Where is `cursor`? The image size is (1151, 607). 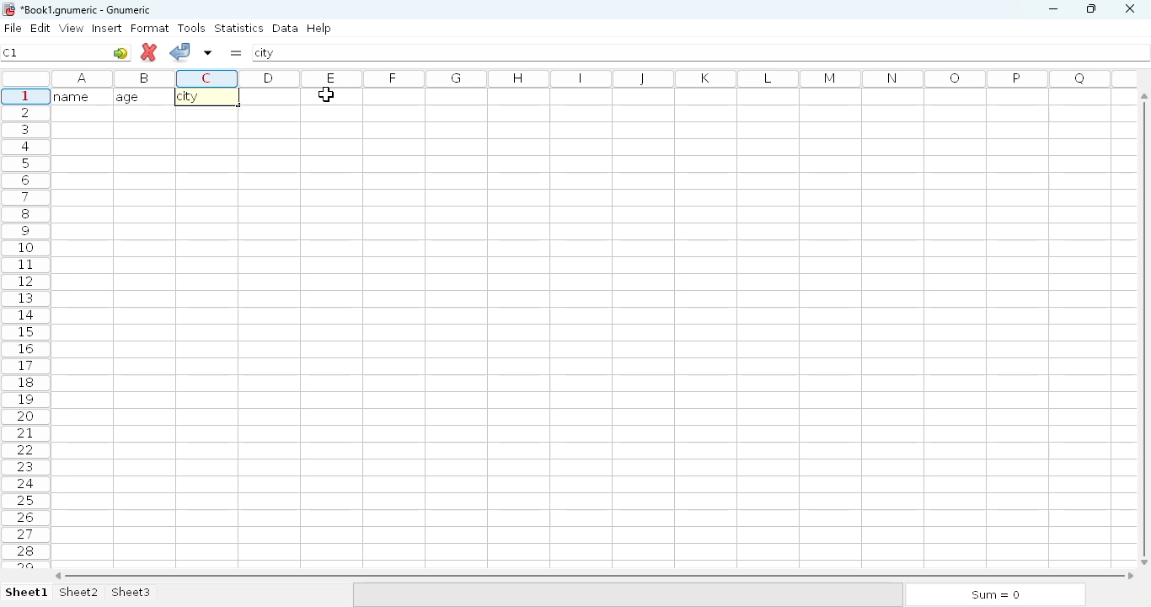
cursor is located at coordinates (327, 94).